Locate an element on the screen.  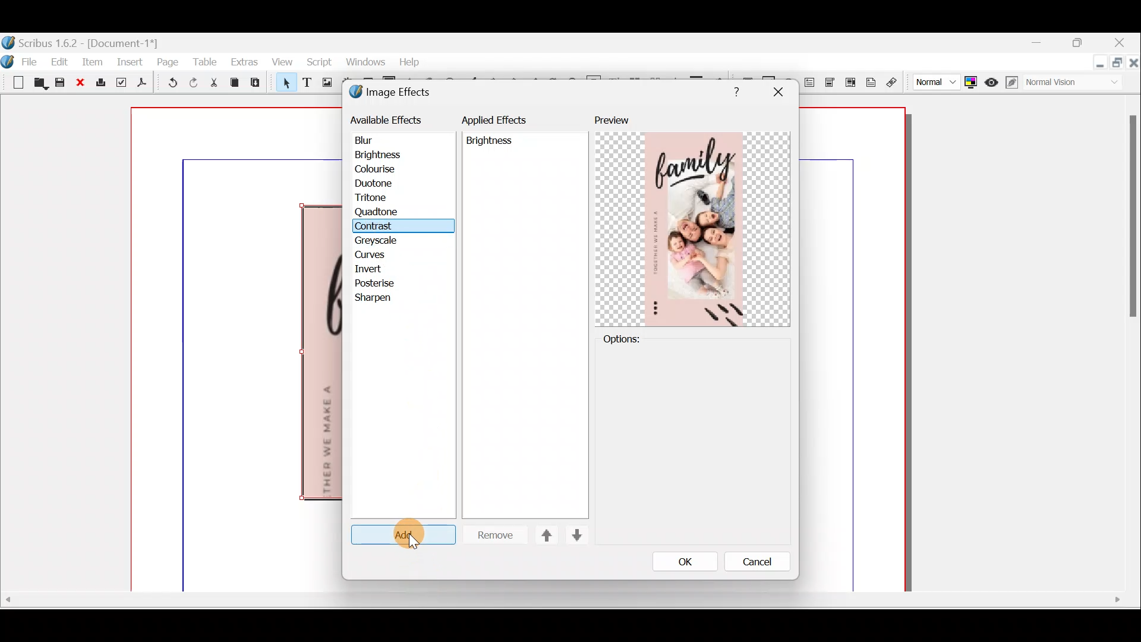
Select item is located at coordinates (283, 85).